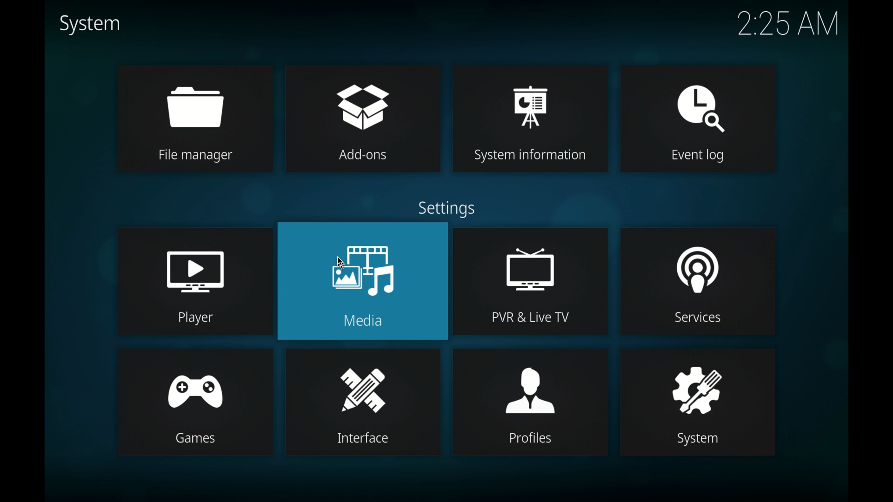 The height and width of the screenshot is (502, 893). Describe the element at coordinates (697, 100) in the screenshot. I see `event log` at that location.